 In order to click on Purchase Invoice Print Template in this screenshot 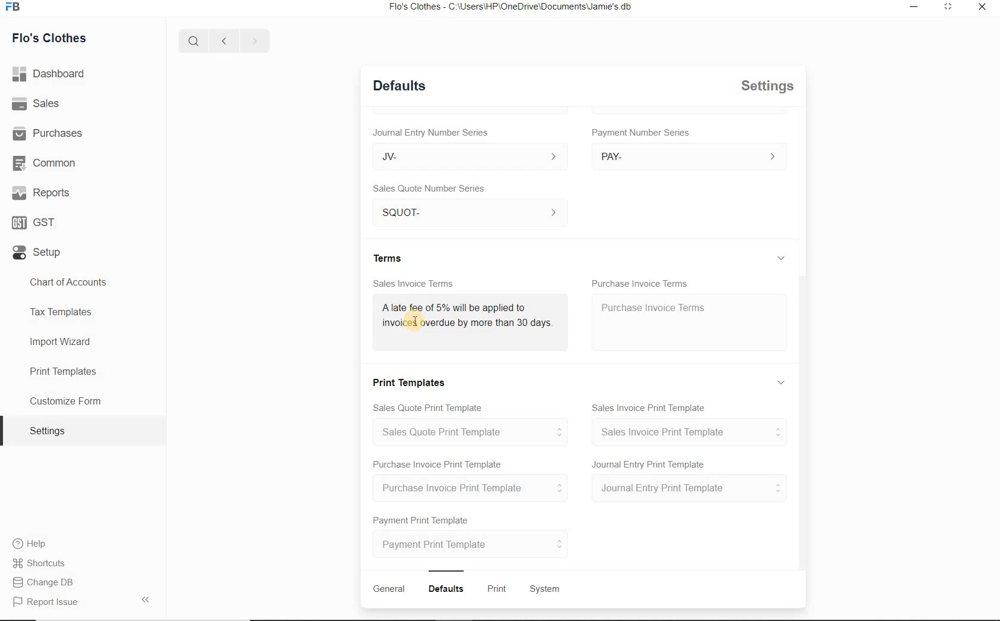, I will do `click(437, 463)`.